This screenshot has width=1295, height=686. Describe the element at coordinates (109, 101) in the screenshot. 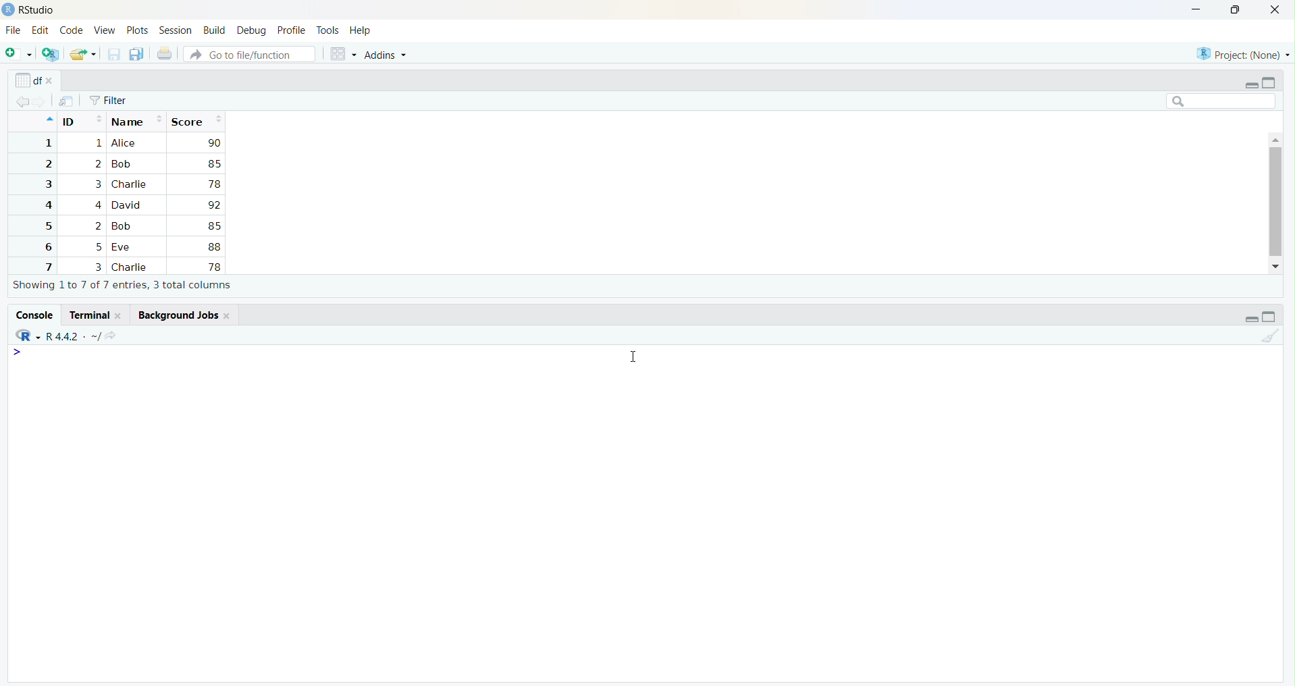

I see `filter` at that location.